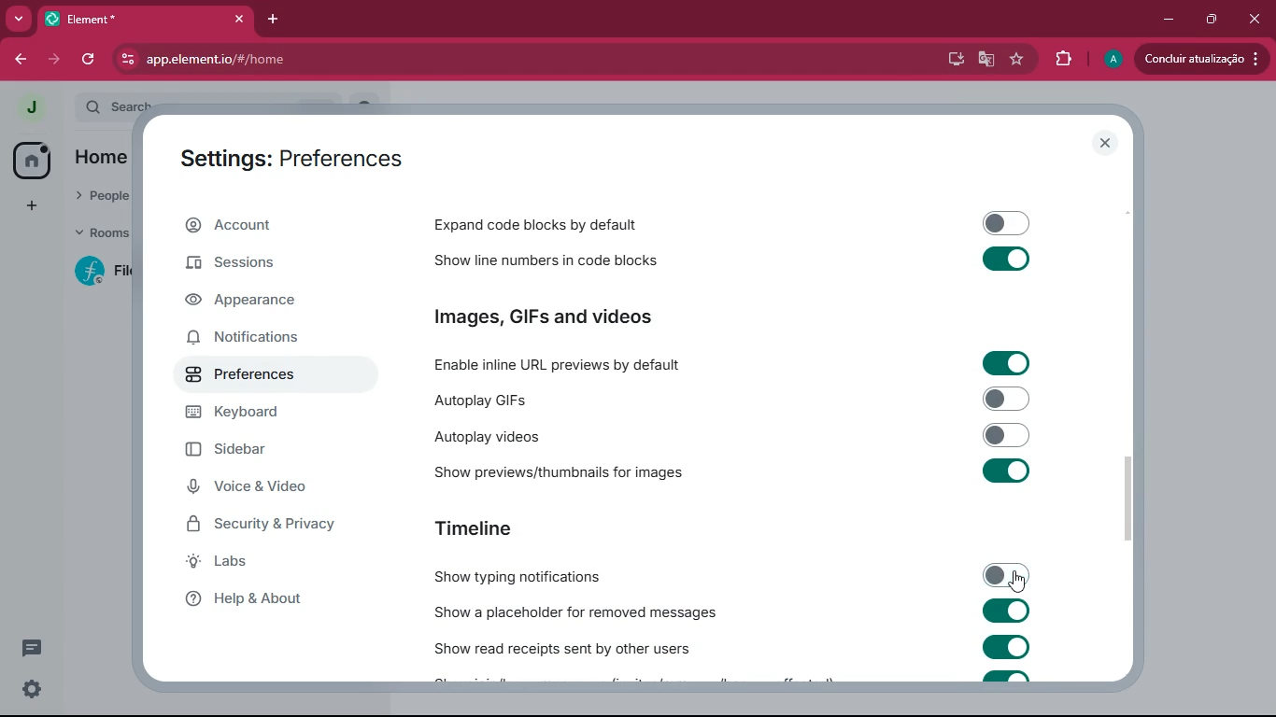 Image resolution: width=1276 pixels, height=717 pixels. Describe the element at coordinates (32, 107) in the screenshot. I see `profile` at that location.